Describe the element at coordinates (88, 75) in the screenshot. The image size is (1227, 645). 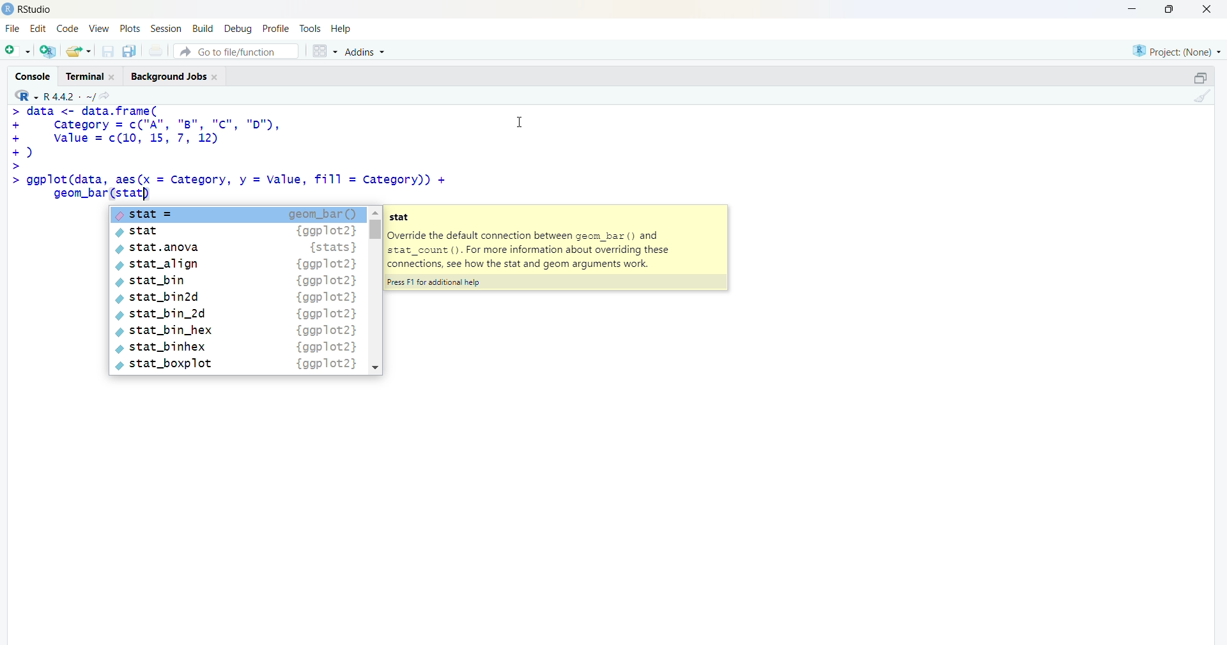
I see `Terminal` at that location.